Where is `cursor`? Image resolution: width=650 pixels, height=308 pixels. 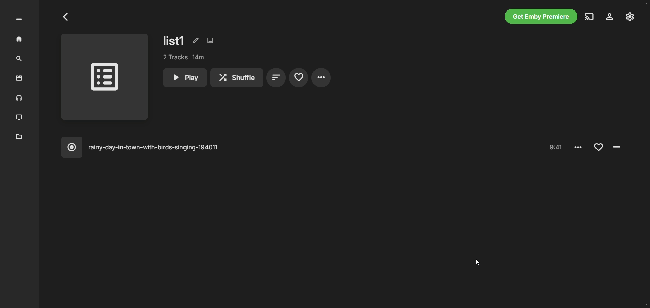
cursor is located at coordinates (478, 262).